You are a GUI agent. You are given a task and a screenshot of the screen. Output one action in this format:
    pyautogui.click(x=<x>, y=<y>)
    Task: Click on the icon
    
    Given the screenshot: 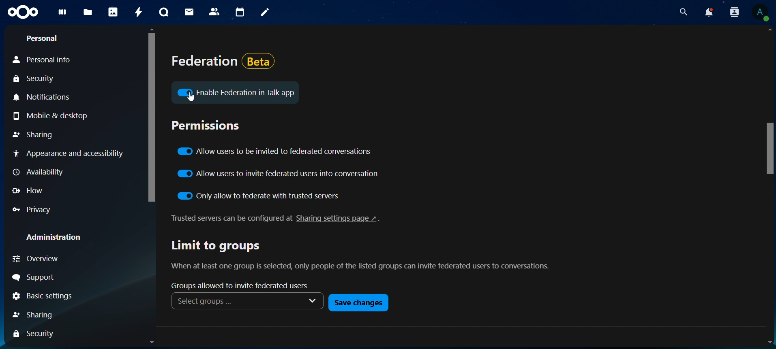 What is the action you would take?
    pyautogui.click(x=185, y=93)
    